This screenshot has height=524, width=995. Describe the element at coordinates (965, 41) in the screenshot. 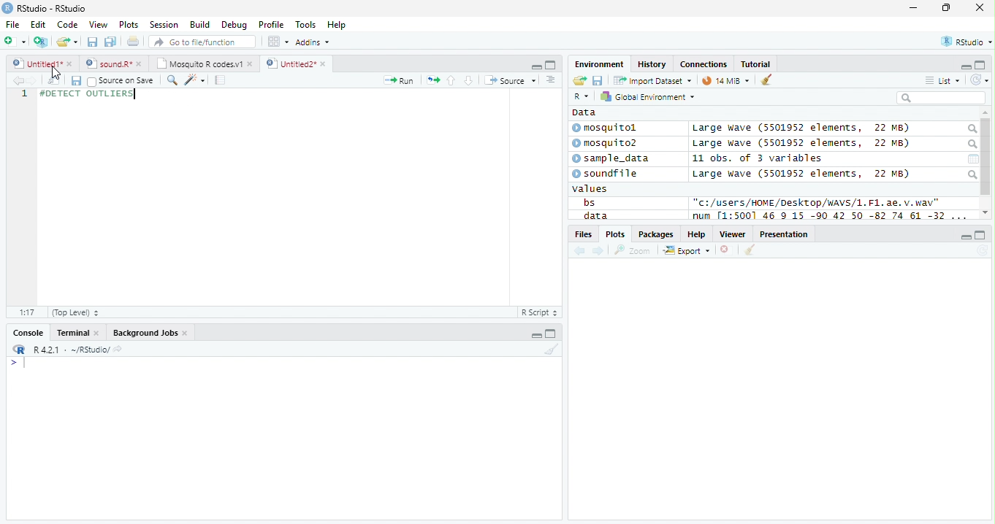

I see `RStudio` at that location.